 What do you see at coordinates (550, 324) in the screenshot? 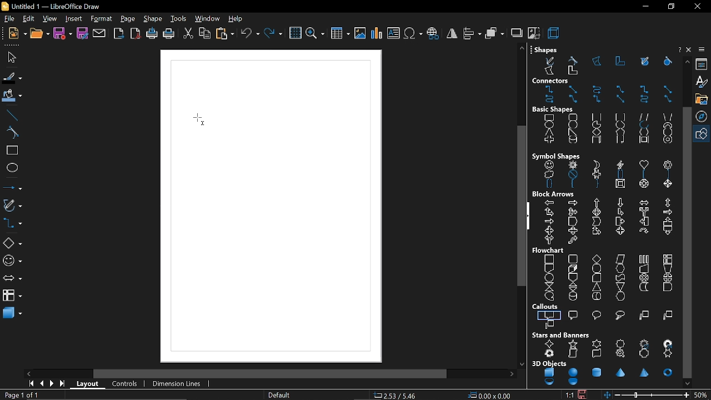
I see `line 3` at bounding box center [550, 324].